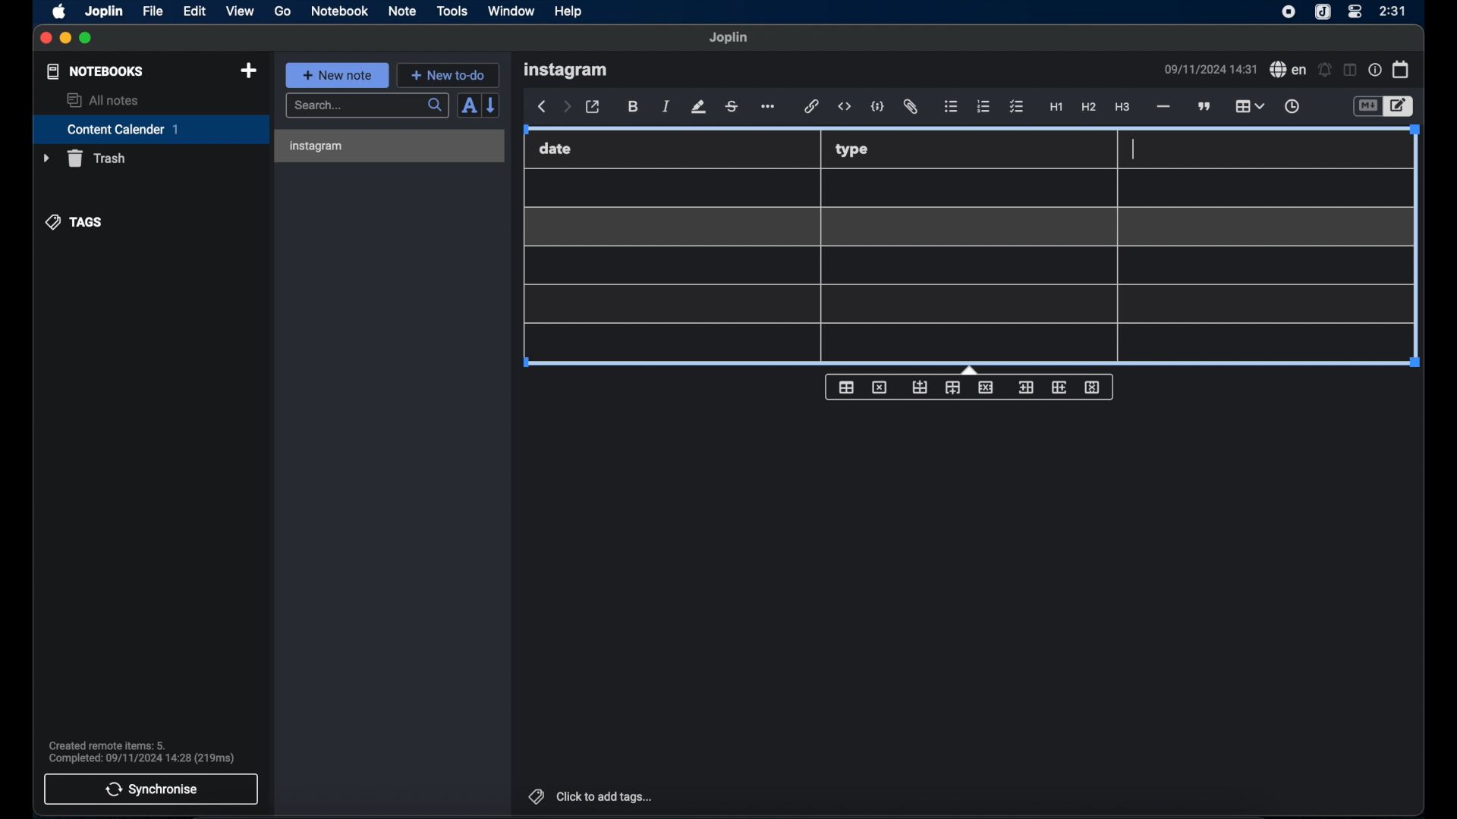  I want to click on 2:31(time), so click(1393, 11).